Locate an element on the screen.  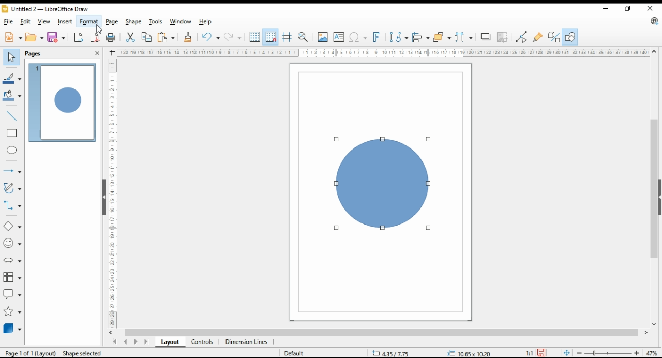
align objects is located at coordinates (420, 38).